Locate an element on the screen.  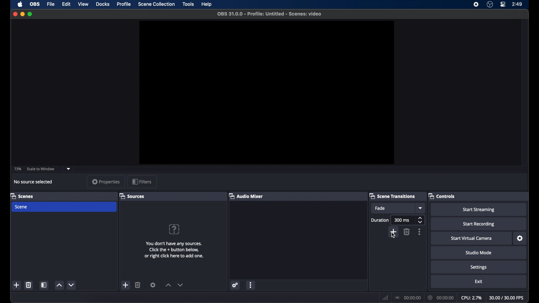
exit is located at coordinates (479, 282).